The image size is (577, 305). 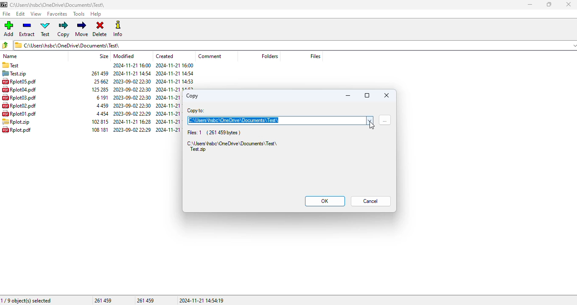 What do you see at coordinates (165, 55) in the screenshot?
I see `created` at bounding box center [165, 55].